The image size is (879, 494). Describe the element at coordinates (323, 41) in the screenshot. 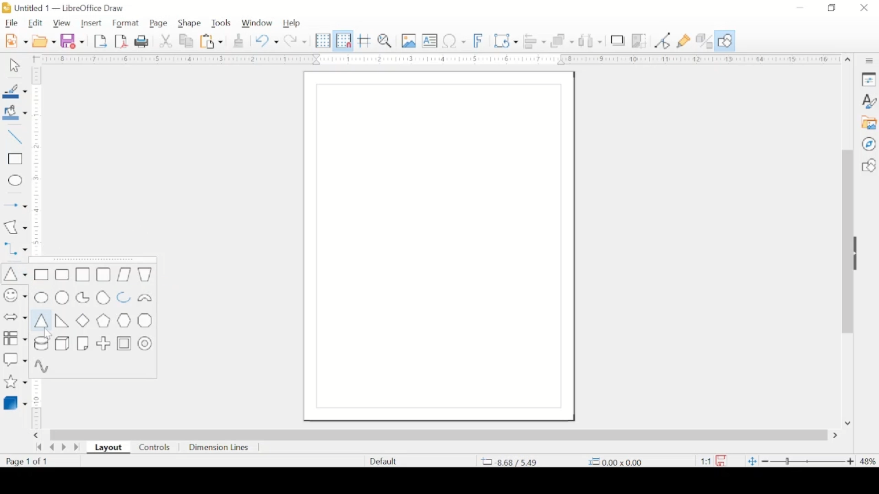

I see `display grid` at that location.